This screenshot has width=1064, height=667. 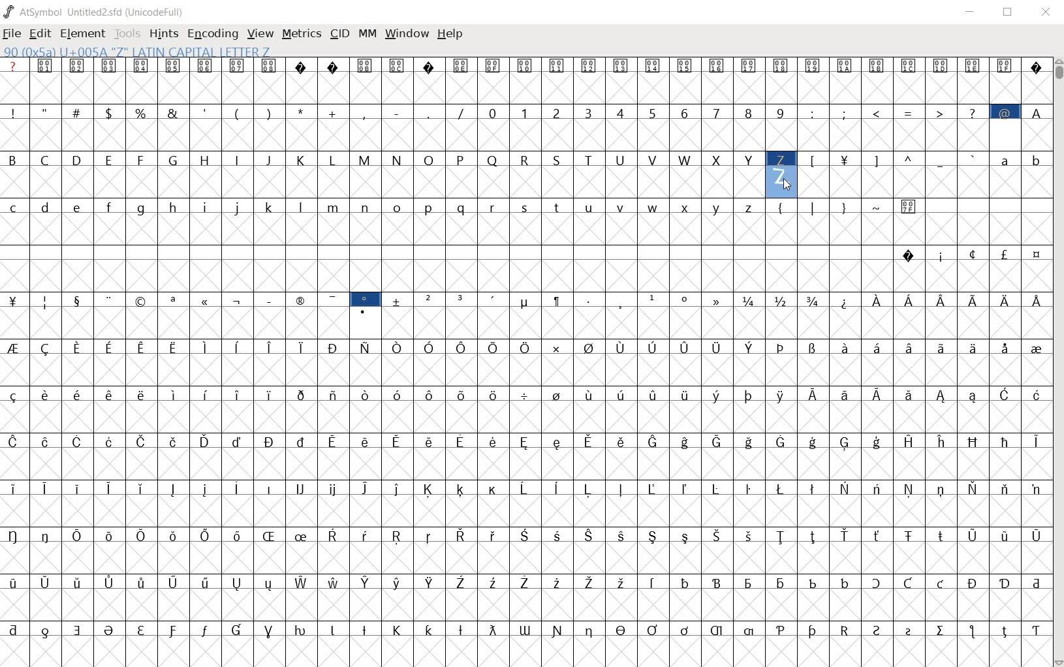 What do you see at coordinates (136, 52) in the screenshot?
I see `90(0x5a) U+005A "Z" LATIN CAPITAL LETTER Z` at bounding box center [136, 52].